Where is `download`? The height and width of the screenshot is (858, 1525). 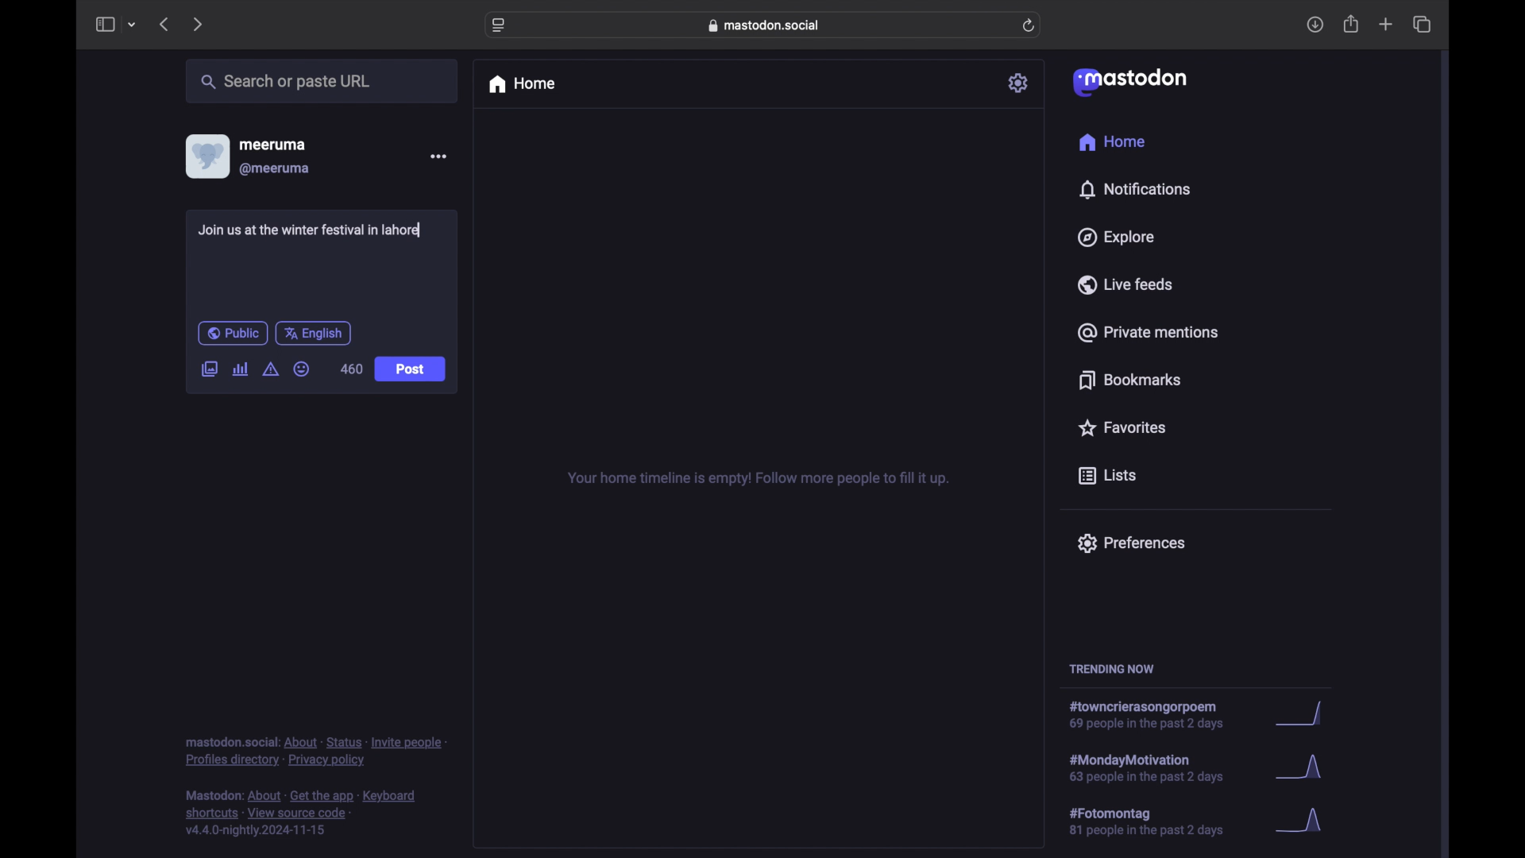 download is located at coordinates (1315, 25).